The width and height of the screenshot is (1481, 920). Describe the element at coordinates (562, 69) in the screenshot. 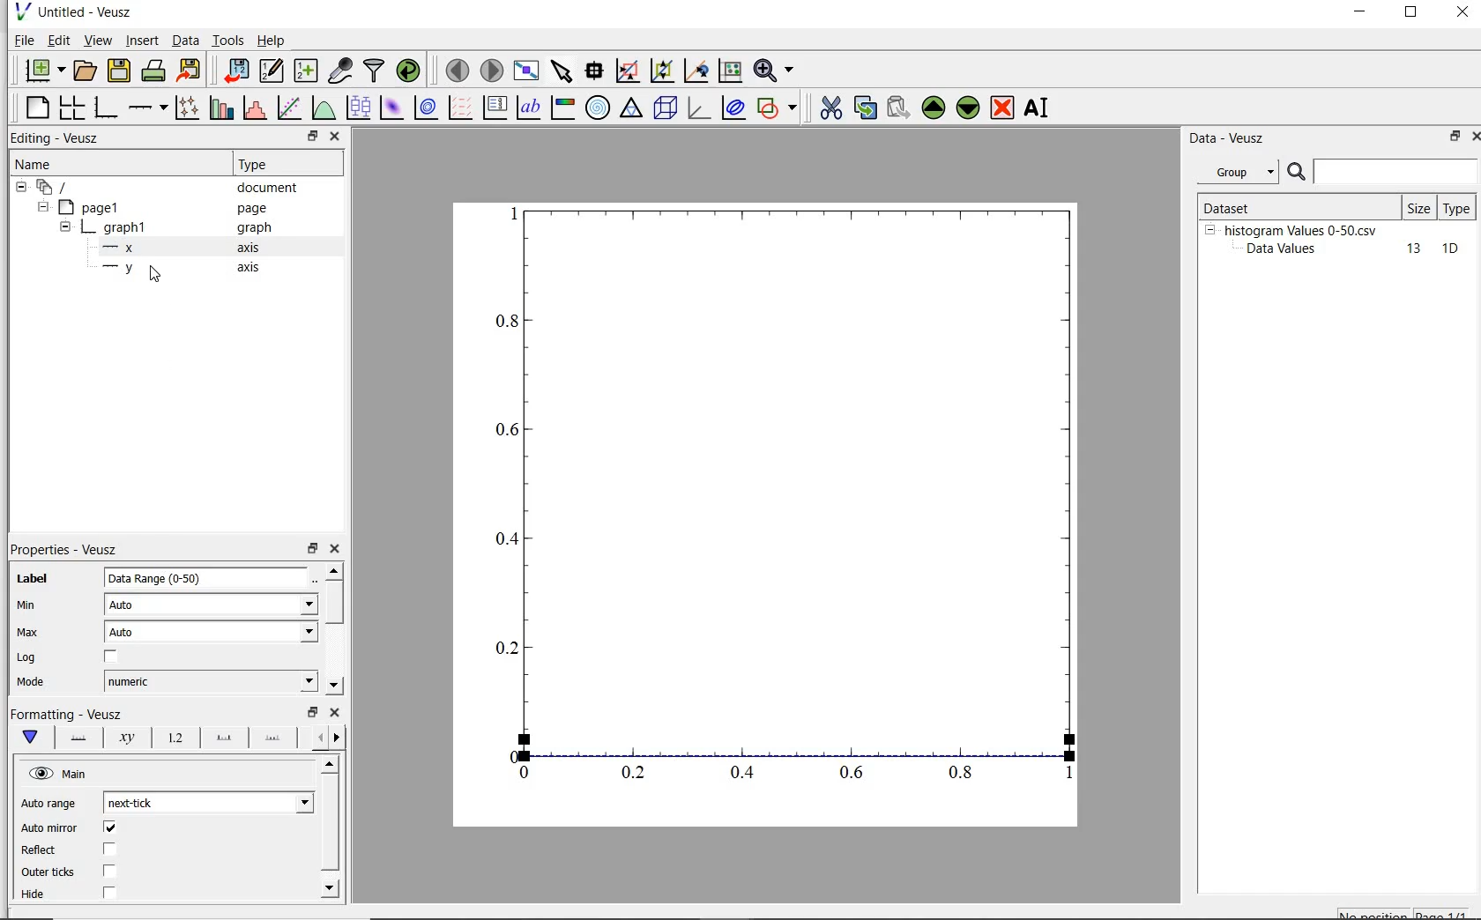

I see `select items from the graph scroll` at that location.